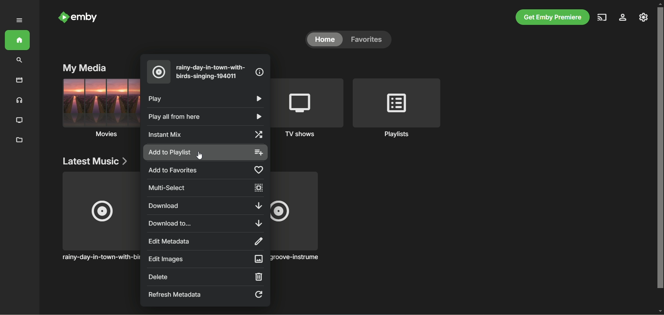 Image resolution: width=664 pixels, height=315 pixels. I want to click on instant mix, so click(205, 134).